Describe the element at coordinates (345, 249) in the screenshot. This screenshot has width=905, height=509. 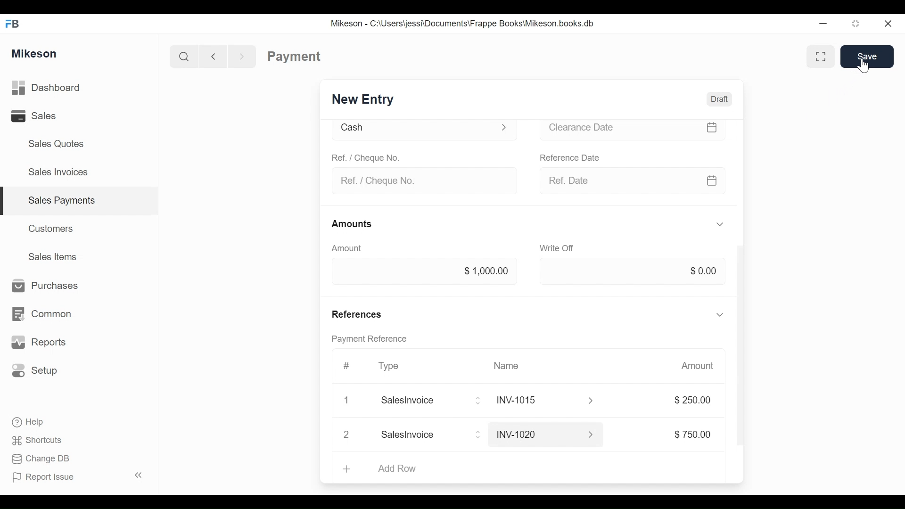
I see `Amount` at that location.